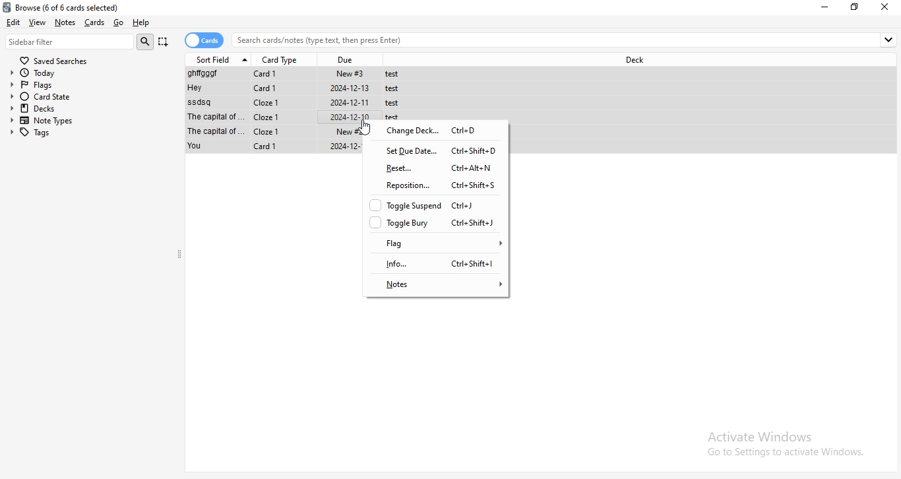 This screenshot has height=479, width=901. Describe the element at coordinates (364, 128) in the screenshot. I see `Cursor` at that location.